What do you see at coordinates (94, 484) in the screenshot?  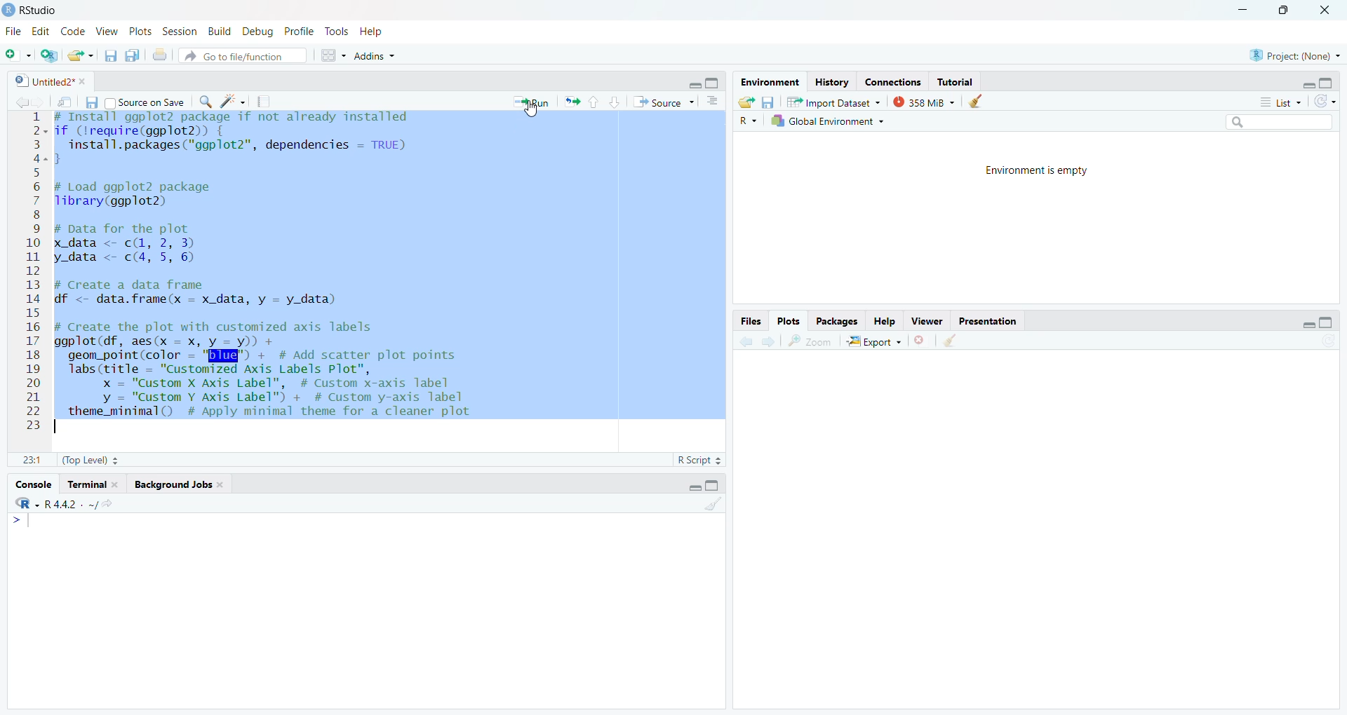 I see `Terminal` at bounding box center [94, 484].